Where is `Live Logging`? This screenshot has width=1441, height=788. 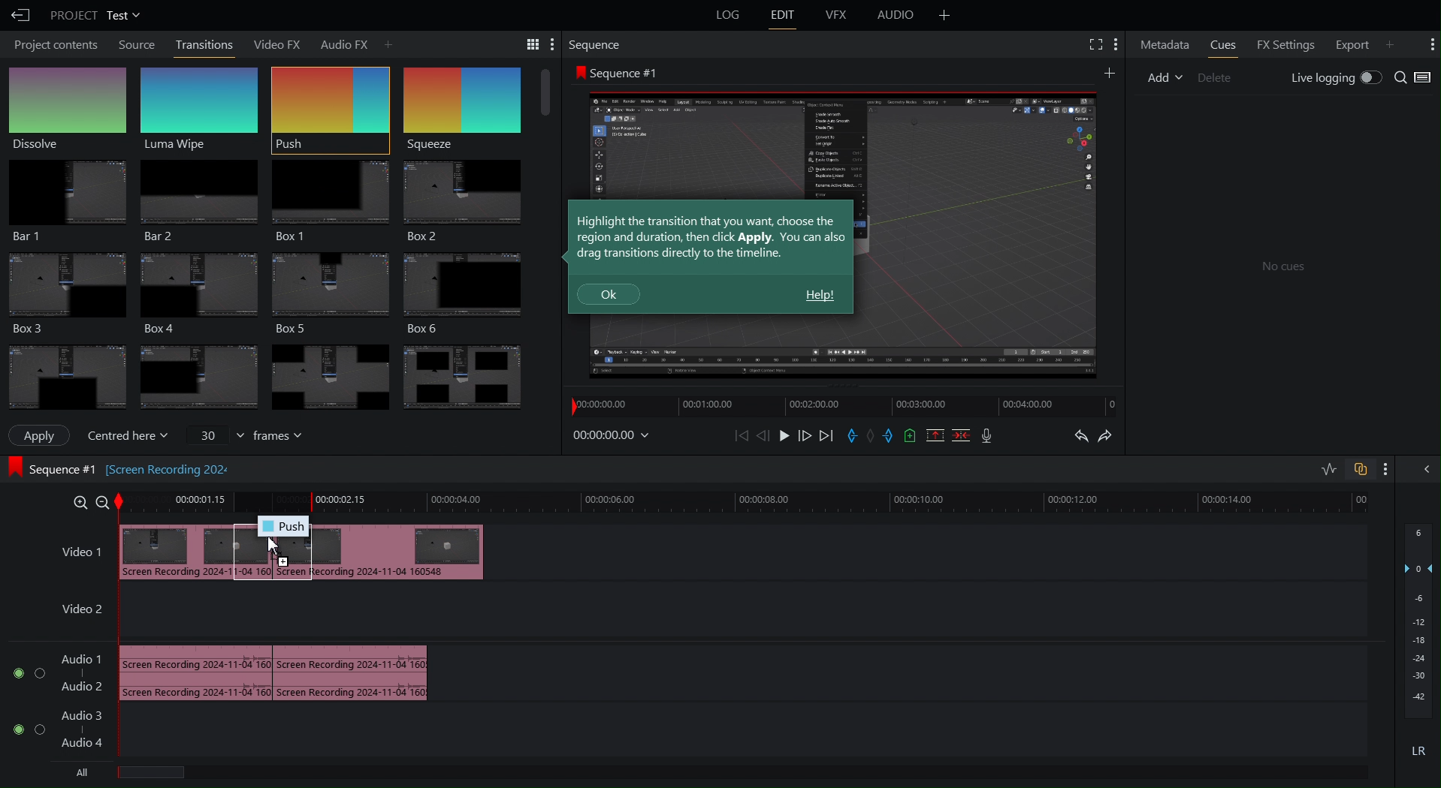
Live Logging is located at coordinates (1334, 78).